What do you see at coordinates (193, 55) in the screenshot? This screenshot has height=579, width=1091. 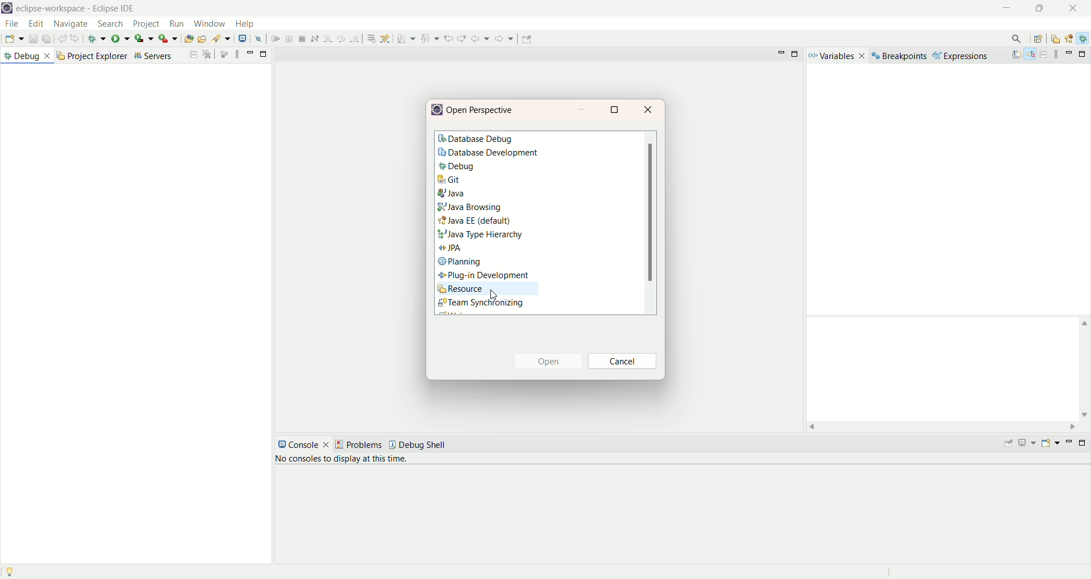 I see `collapse all` at bounding box center [193, 55].